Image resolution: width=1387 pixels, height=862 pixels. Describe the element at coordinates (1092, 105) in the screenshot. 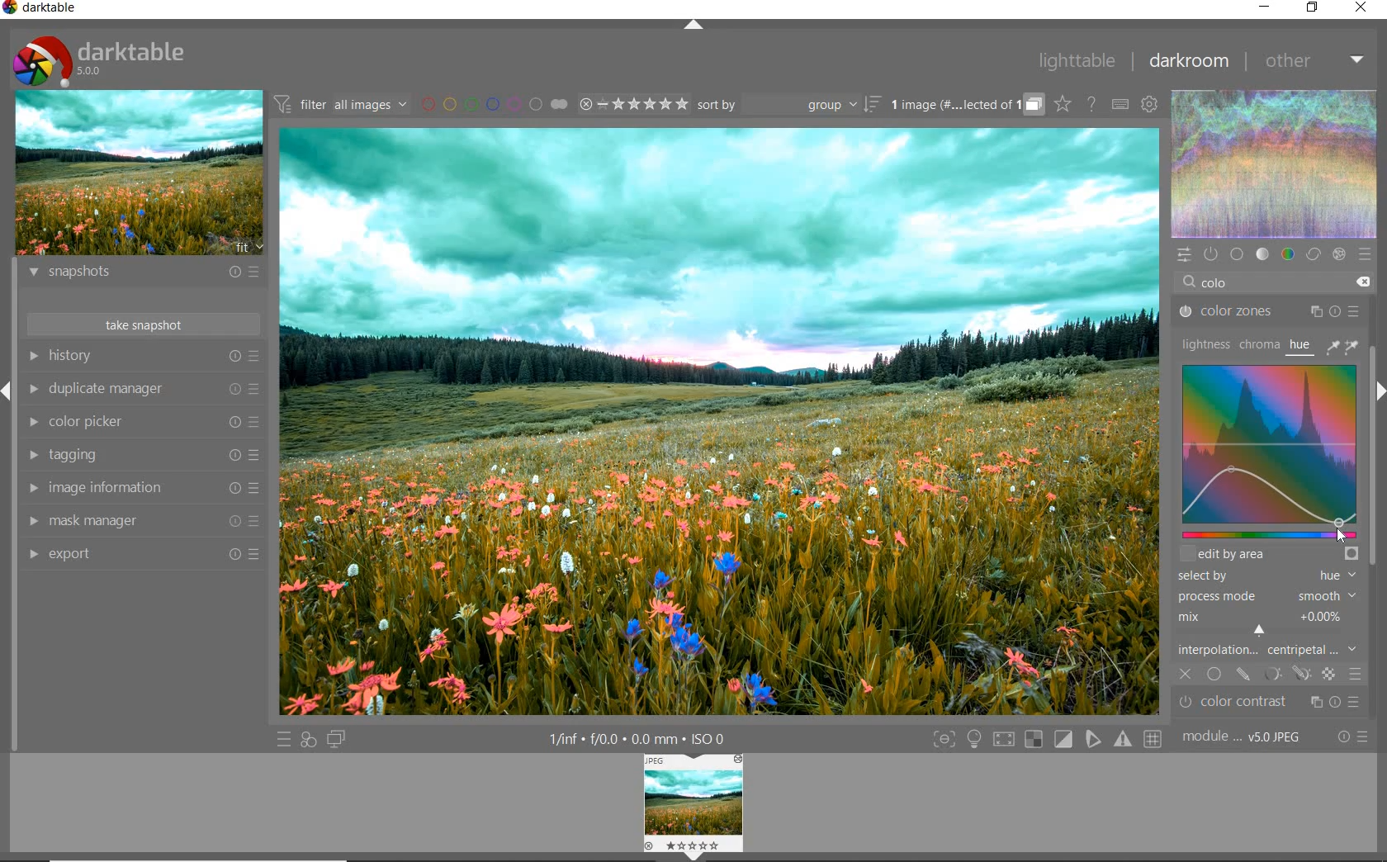

I see `enable online help` at that location.